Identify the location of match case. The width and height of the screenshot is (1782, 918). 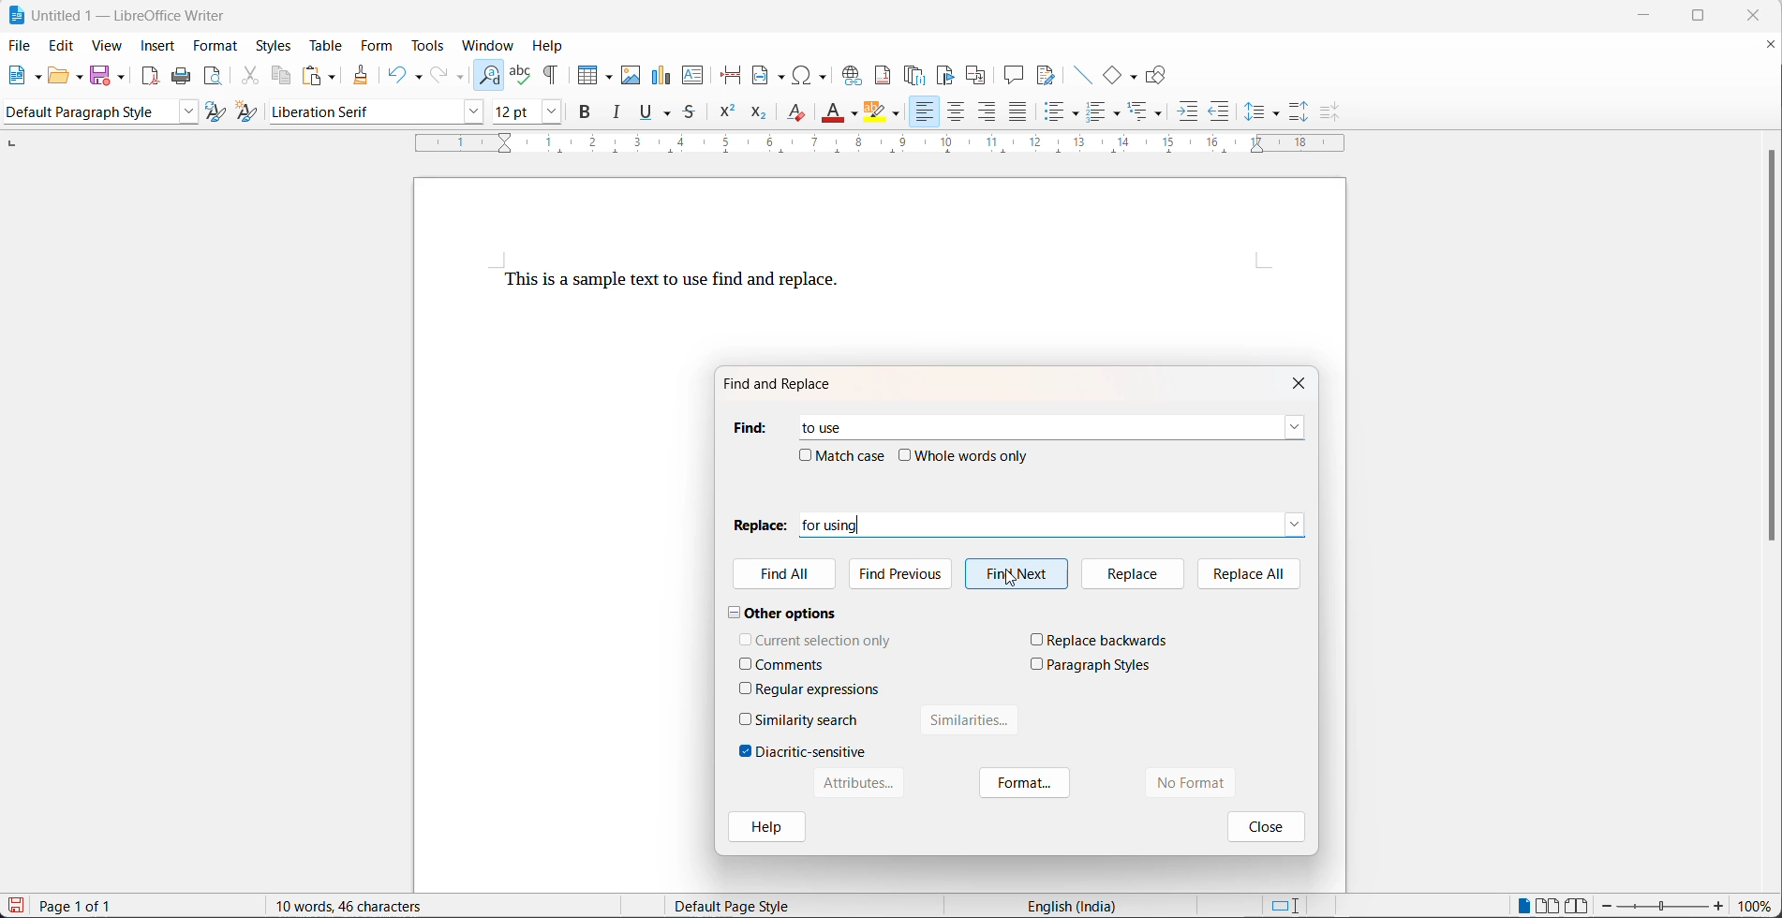
(853, 455).